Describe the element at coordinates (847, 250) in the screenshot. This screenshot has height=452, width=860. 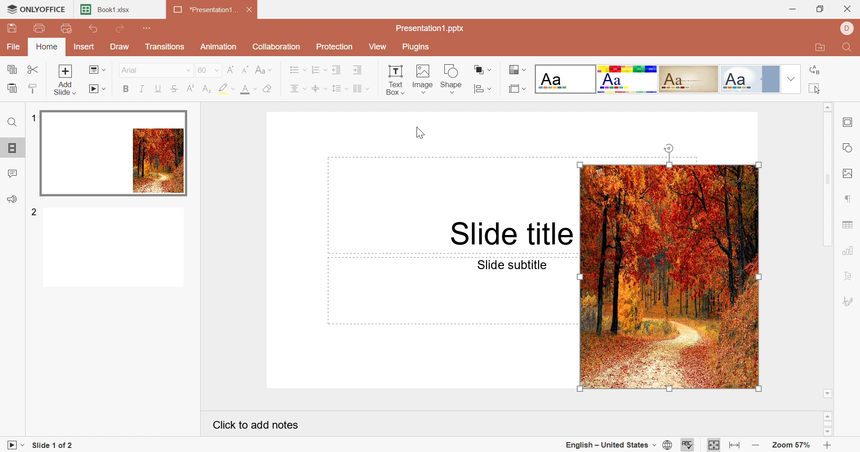
I see `Chart settings` at that location.